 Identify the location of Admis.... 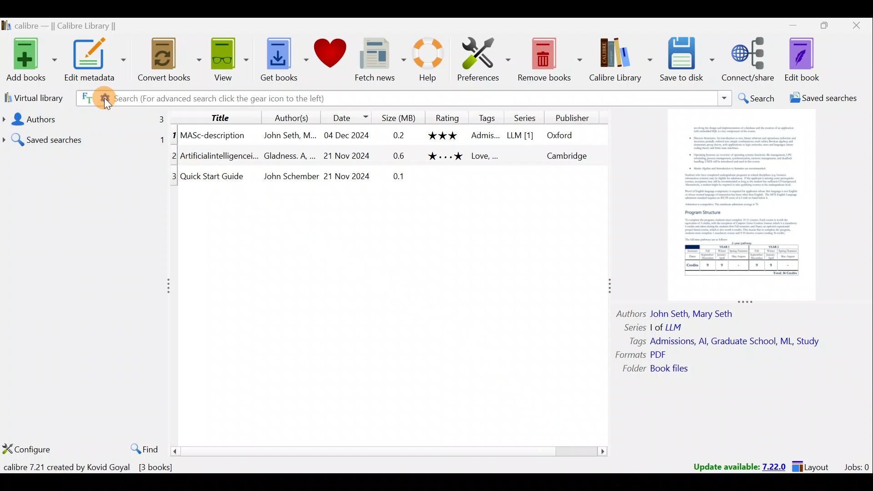
(485, 136).